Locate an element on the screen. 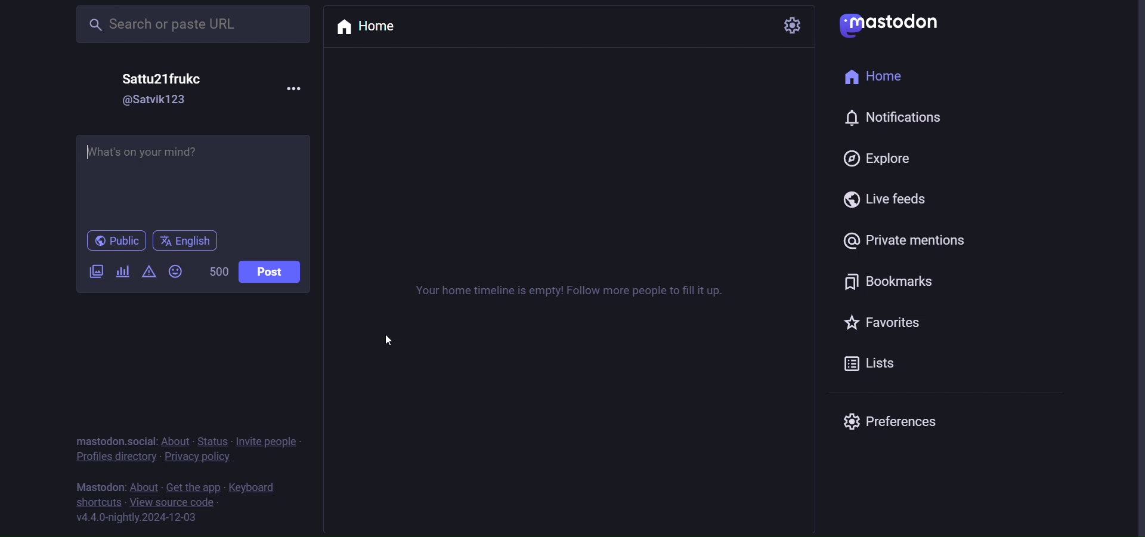 Image resolution: width=1145 pixels, height=537 pixels. search is located at coordinates (193, 23).